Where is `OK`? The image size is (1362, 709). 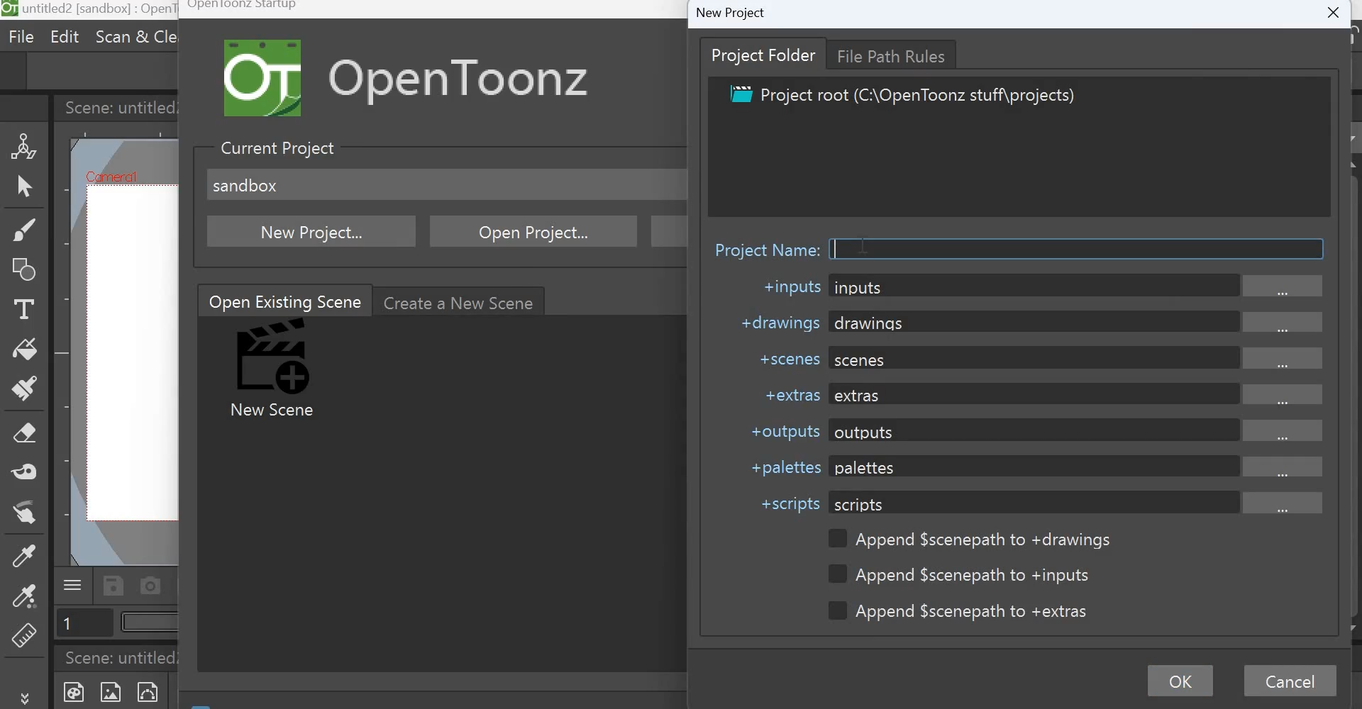 OK is located at coordinates (1178, 681).